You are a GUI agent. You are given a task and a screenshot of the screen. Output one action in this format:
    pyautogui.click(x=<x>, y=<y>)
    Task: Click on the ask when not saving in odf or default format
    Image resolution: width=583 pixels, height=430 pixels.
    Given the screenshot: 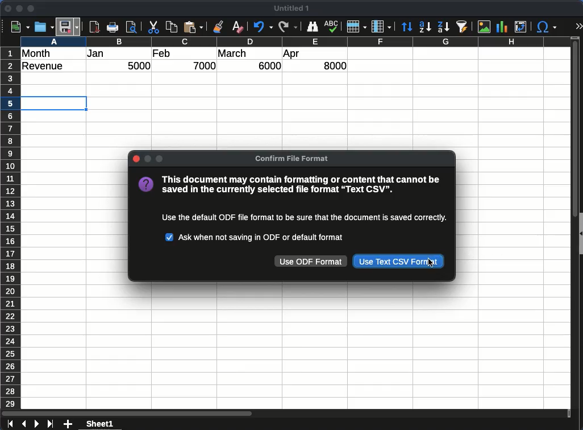 What is the action you would take?
    pyautogui.click(x=264, y=235)
    